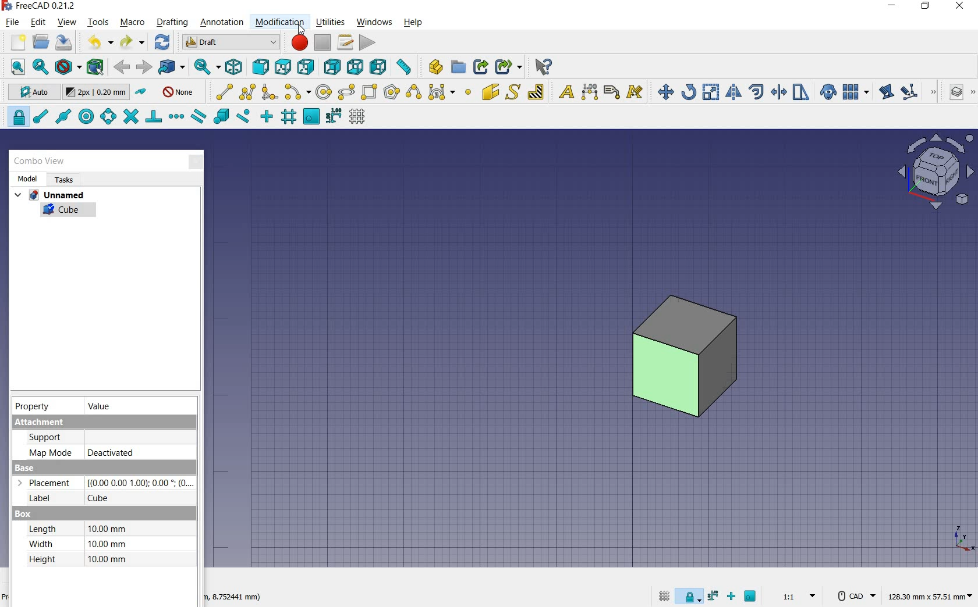 The image size is (978, 607). Describe the element at coordinates (930, 595) in the screenshot. I see `dimension` at that location.